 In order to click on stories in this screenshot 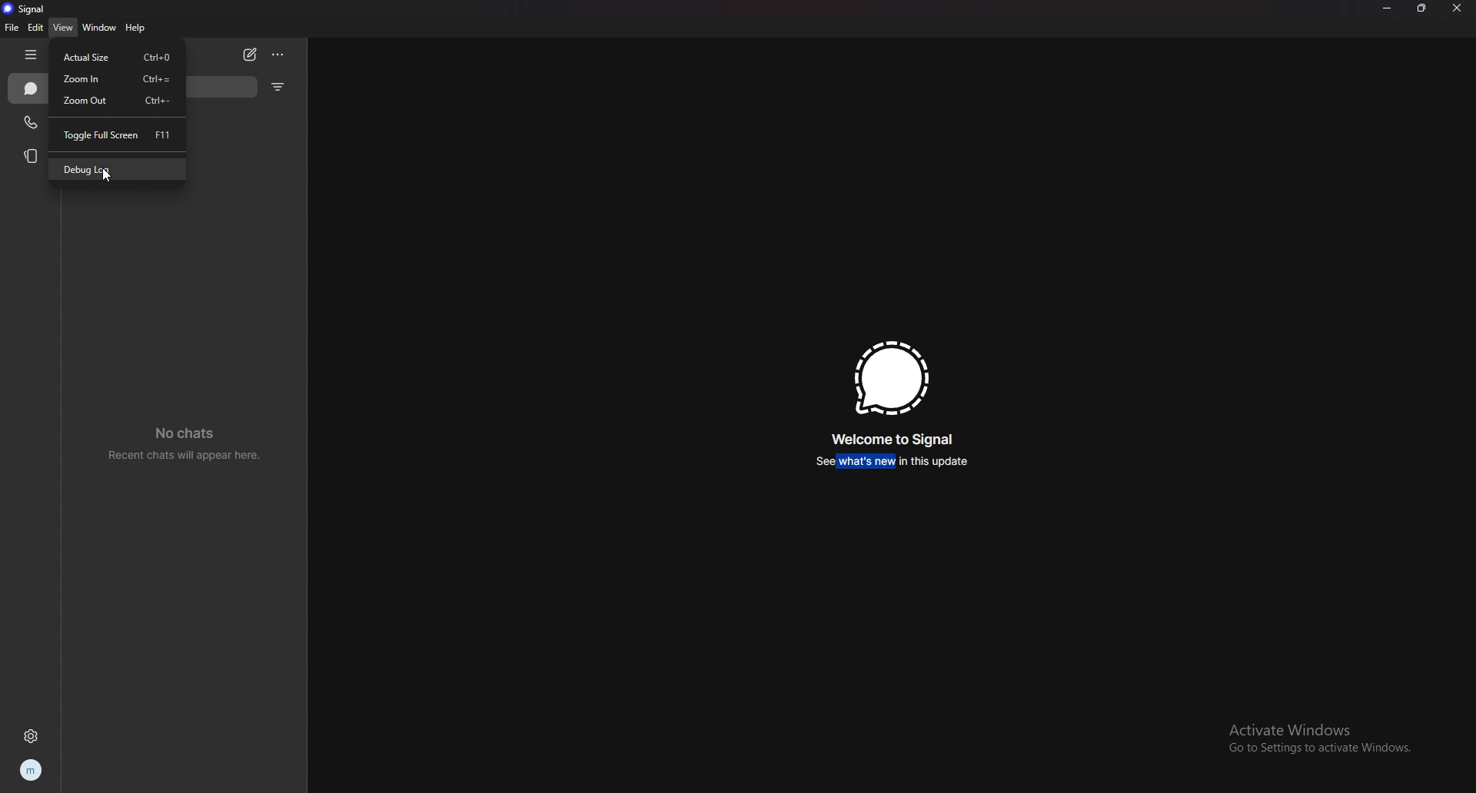, I will do `click(32, 157)`.